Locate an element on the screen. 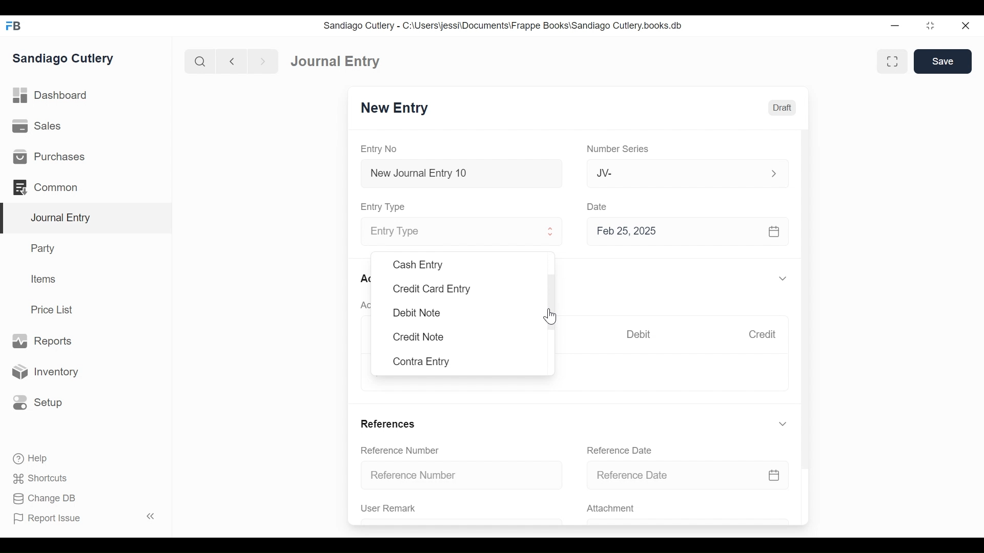 The width and height of the screenshot is (984, 553). New Entry is located at coordinates (397, 109).